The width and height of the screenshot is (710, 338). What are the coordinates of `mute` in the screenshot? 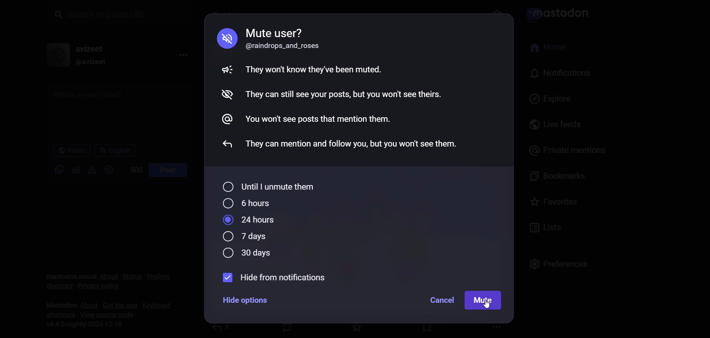 It's located at (484, 299).